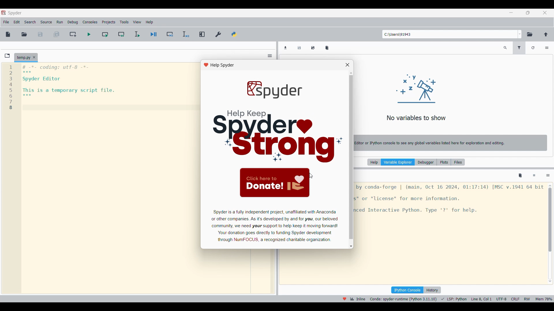  What do you see at coordinates (327, 48) in the screenshot?
I see `Remove all variables` at bounding box center [327, 48].